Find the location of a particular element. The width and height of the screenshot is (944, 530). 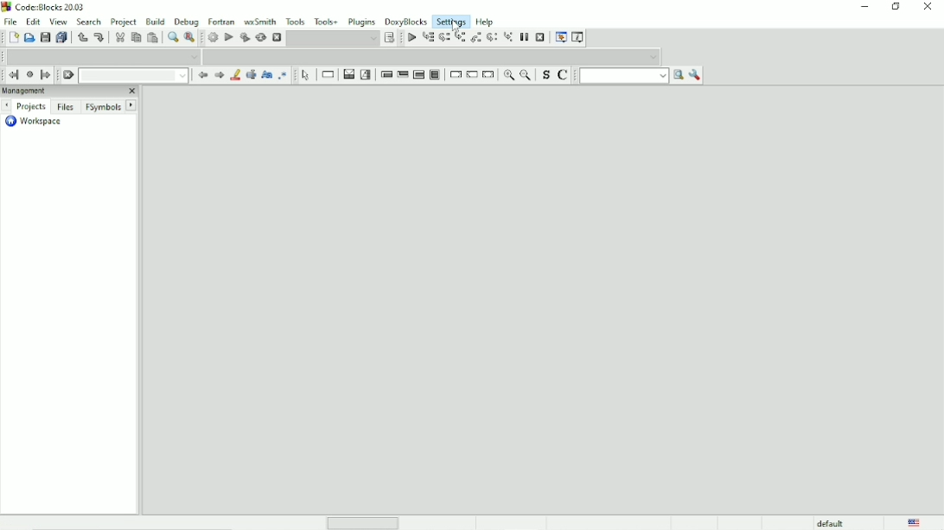

Debug is located at coordinates (185, 21).